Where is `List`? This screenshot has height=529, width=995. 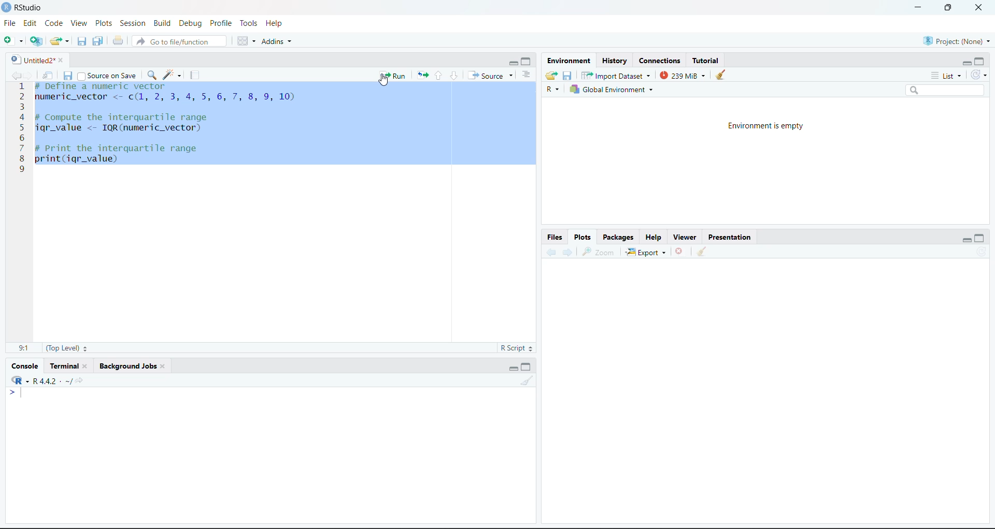
List is located at coordinates (944, 77).